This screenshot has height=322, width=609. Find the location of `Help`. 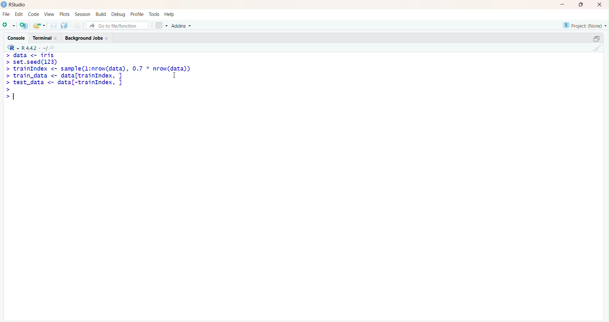

Help is located at coordinates (170, 15).